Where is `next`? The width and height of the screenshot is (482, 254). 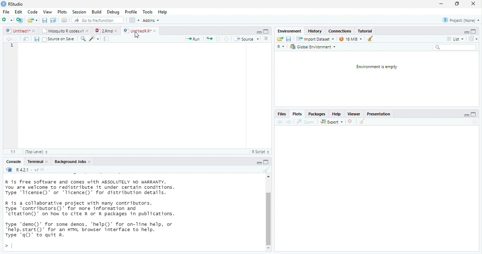
next is located at coordinates (289, 122).